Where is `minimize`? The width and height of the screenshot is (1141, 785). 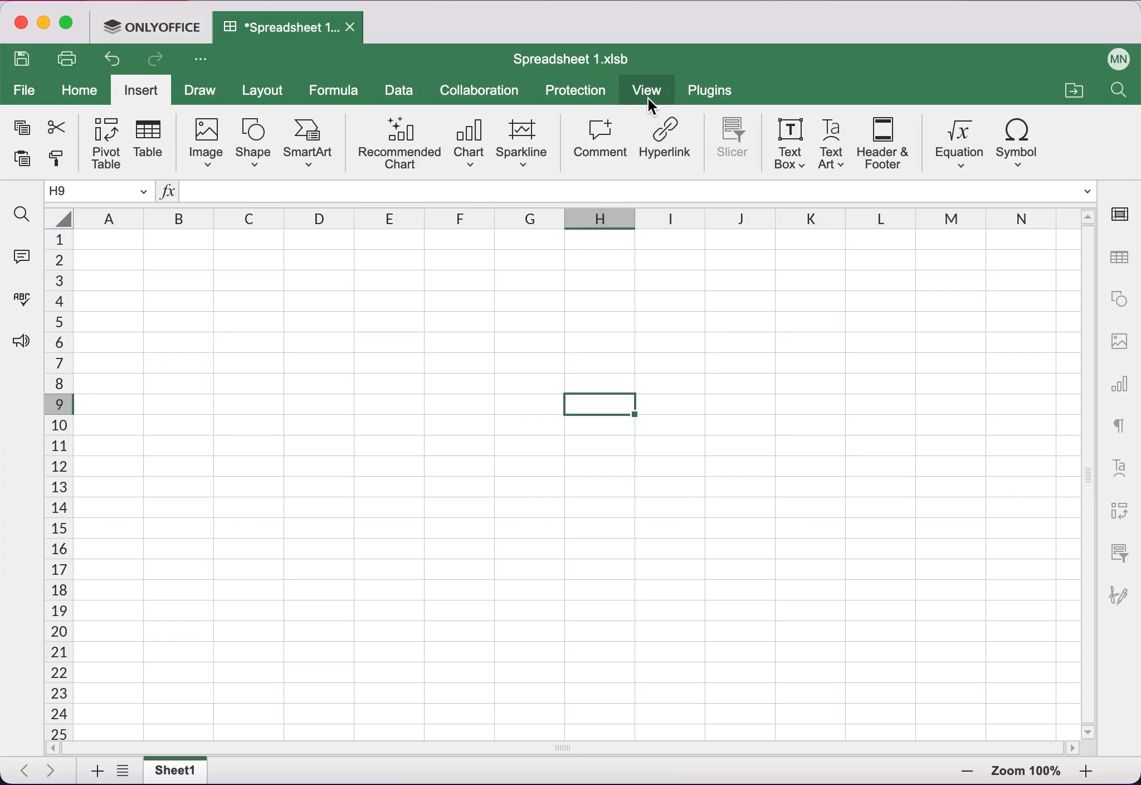
minimize is located at coordinates (44, 22).